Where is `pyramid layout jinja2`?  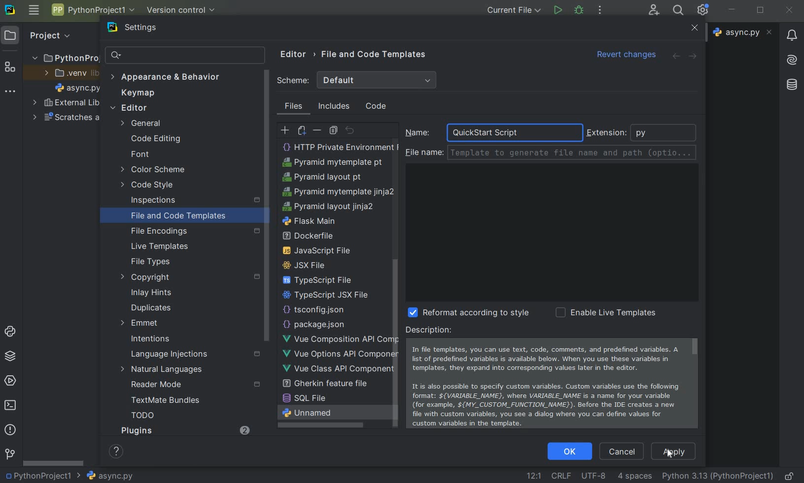
pyramid layout jinja2 is located at coordinates (327, 411).